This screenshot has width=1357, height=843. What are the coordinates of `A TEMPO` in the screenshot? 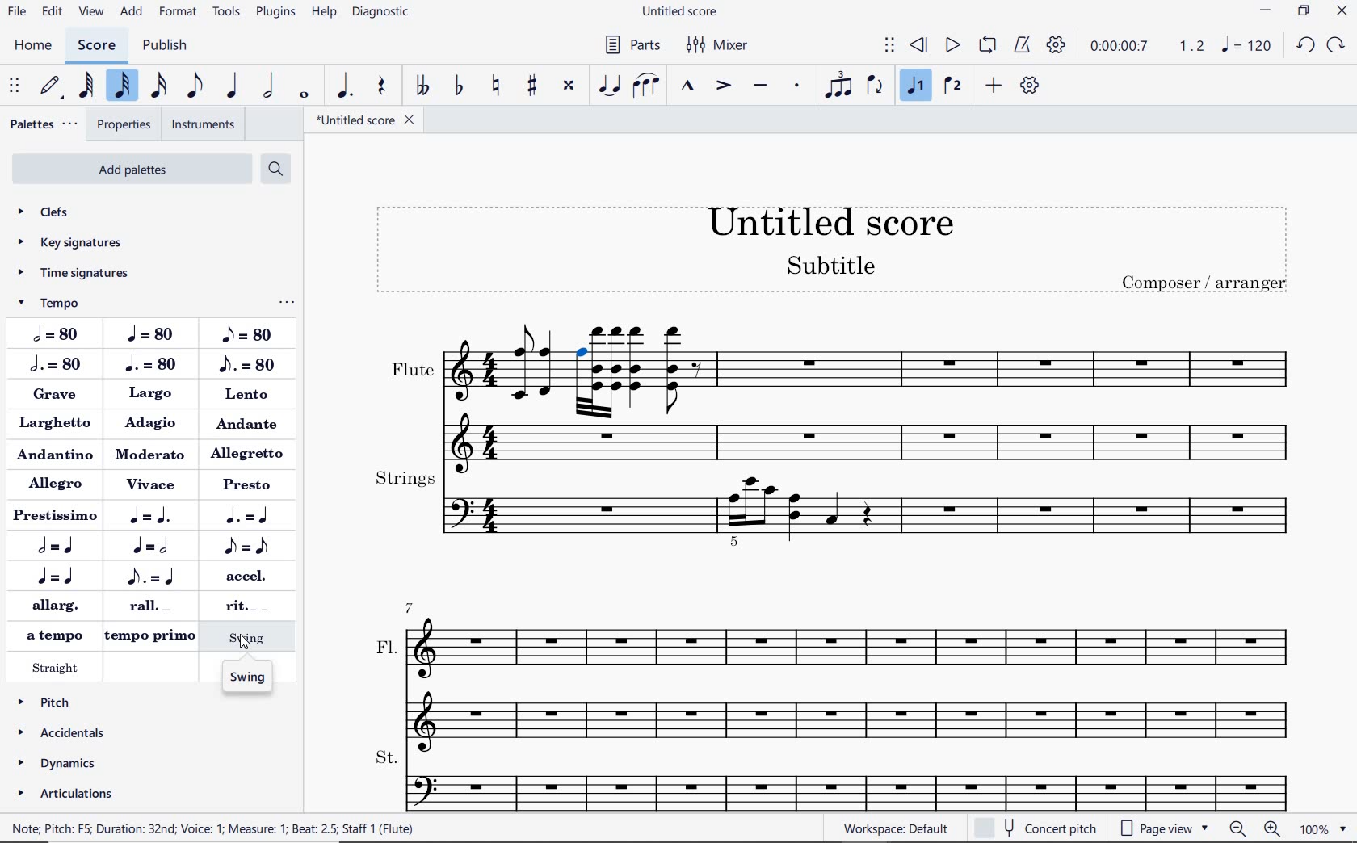 It's located at (51, 633).